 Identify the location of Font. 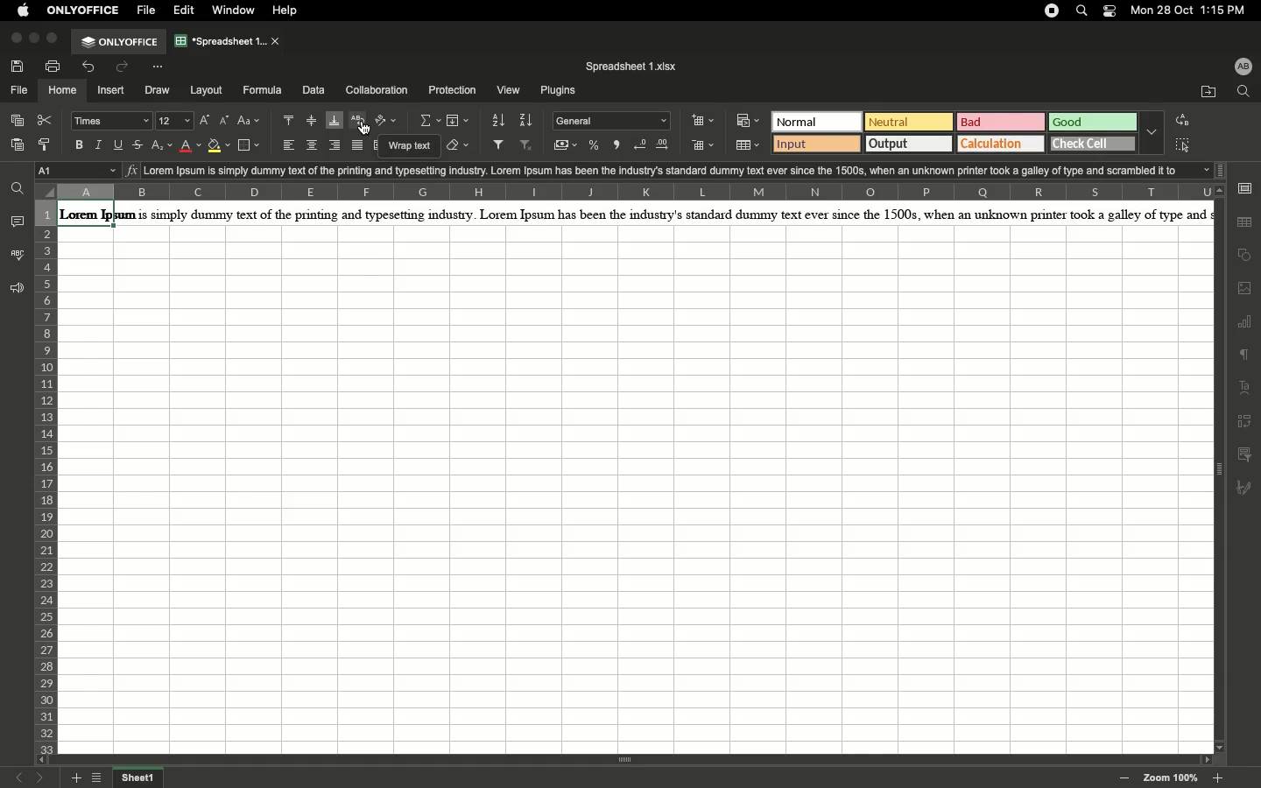
(113, 122).